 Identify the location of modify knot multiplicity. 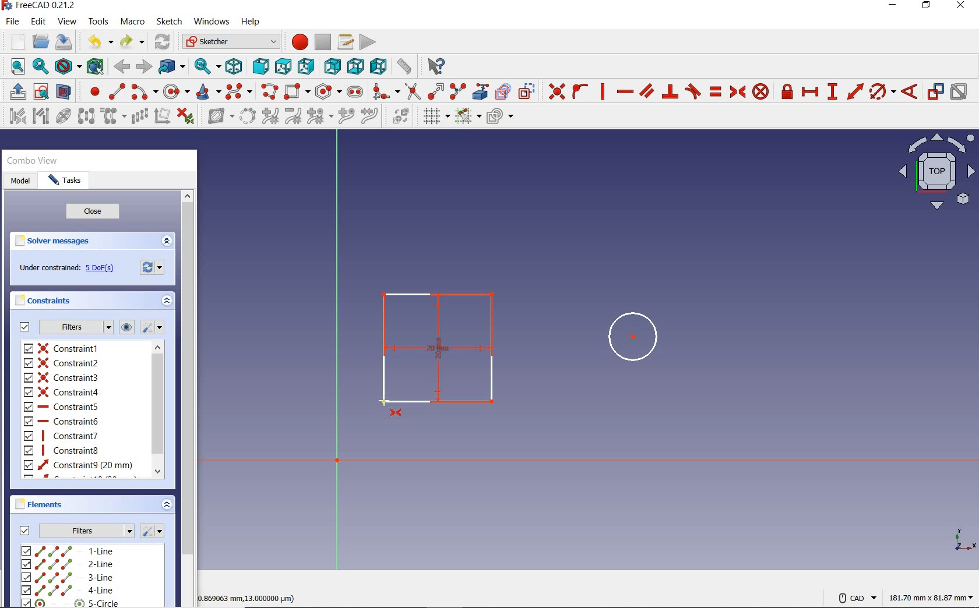
(320, 117).